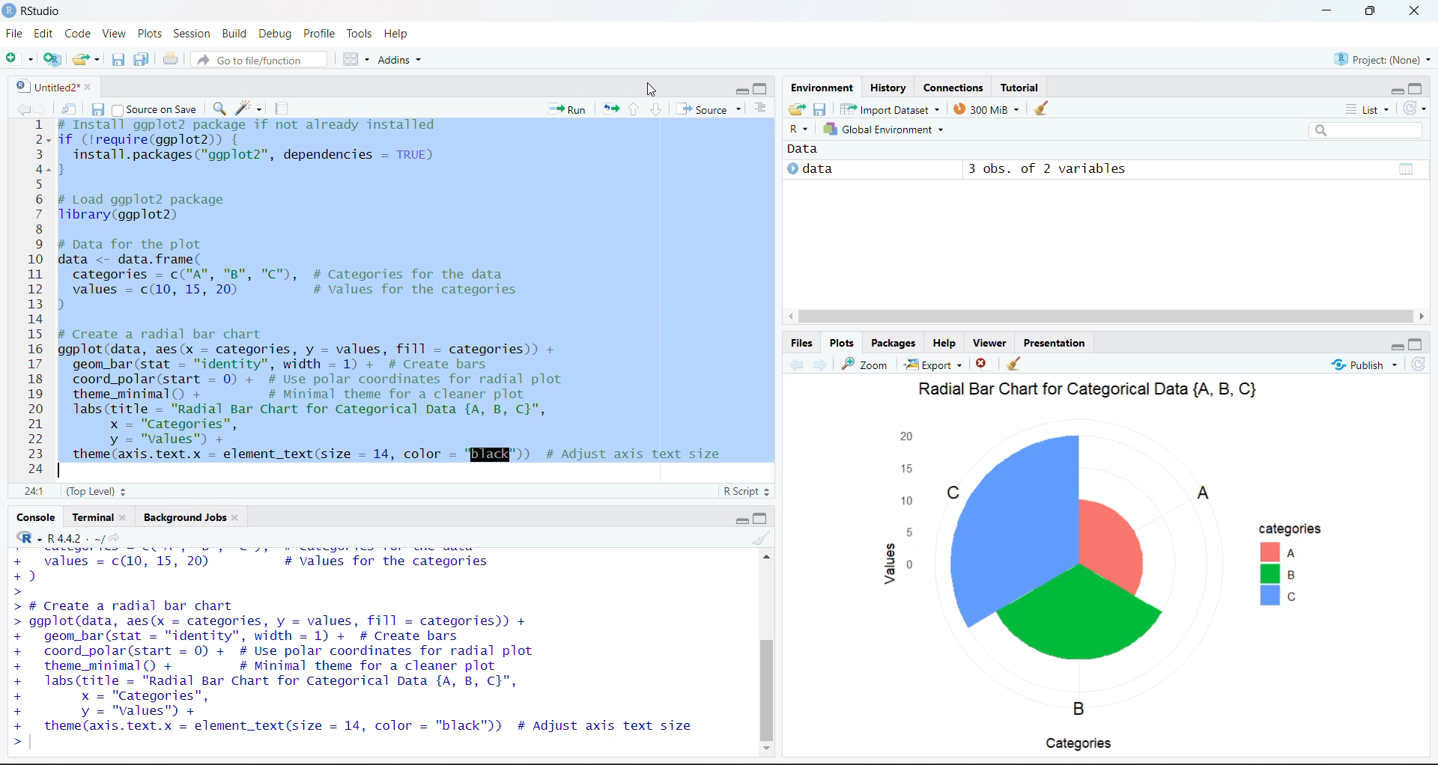  Describe the element at coordinates (115, 61) in the screenshot. I see `save current document` at that location.